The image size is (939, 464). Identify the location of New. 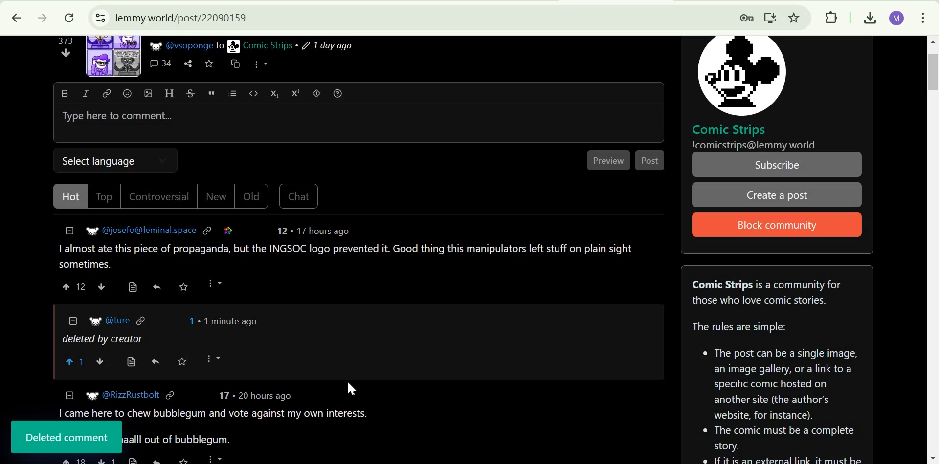
(215, 197).